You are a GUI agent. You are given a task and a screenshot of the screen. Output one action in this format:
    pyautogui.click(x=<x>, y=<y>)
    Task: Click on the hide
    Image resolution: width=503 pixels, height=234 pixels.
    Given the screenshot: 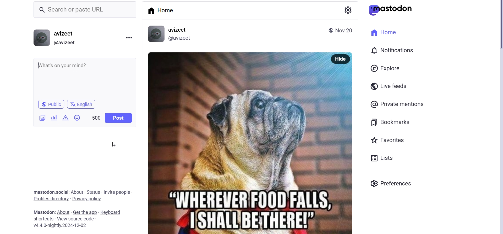 What is the action you would take?
    pyautogui.click(x=342, y=59)
    